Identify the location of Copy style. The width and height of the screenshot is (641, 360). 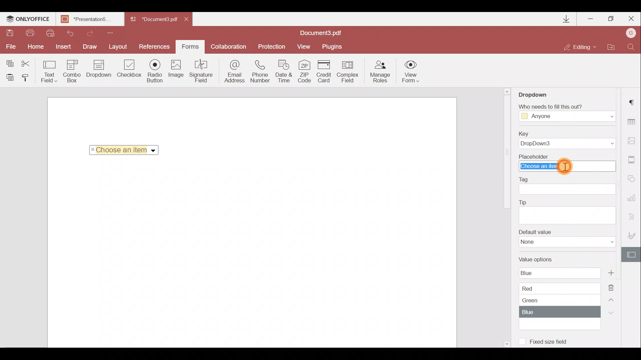
(28, 79).